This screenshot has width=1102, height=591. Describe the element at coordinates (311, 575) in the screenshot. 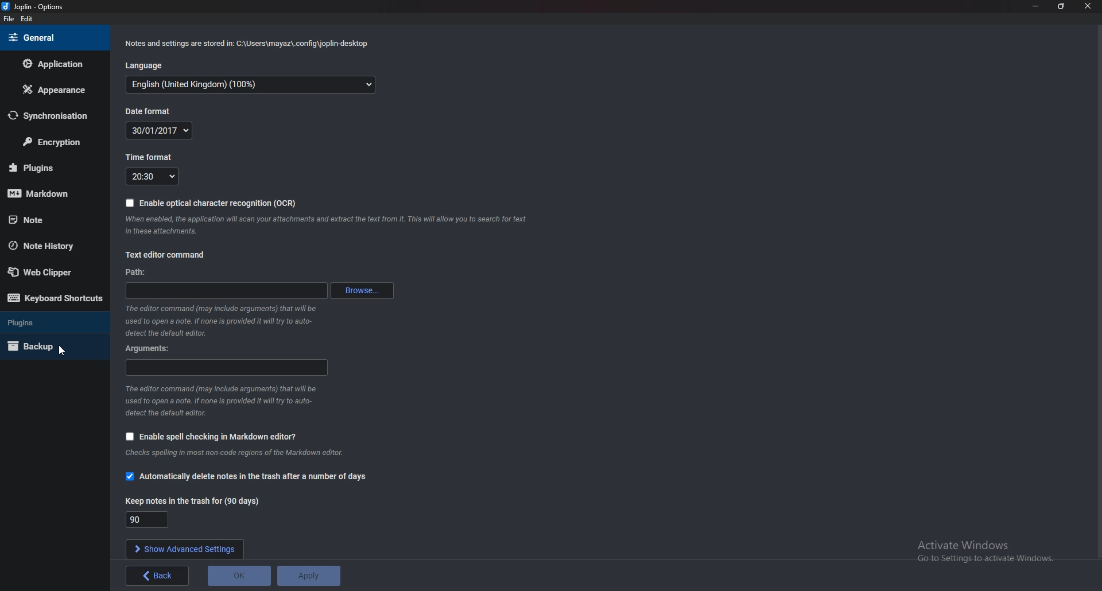

I see `Apply` at that location.